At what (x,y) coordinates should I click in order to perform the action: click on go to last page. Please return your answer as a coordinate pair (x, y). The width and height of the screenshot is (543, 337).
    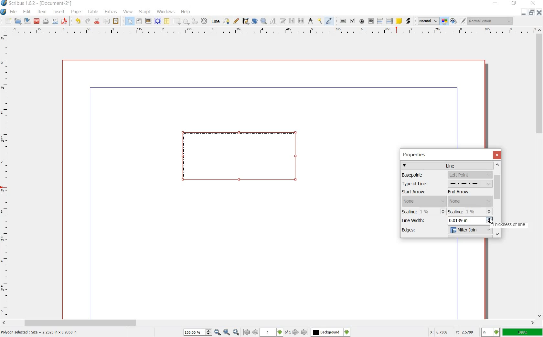
    Looking at the image, I should click on (304, 332).